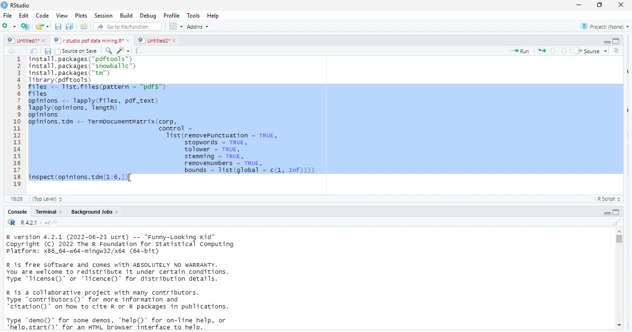 The height and width of the screenshot is (332, 632). Describe the element at coordinates (616, 221) in the screenshot. I see `clear console` at that location.